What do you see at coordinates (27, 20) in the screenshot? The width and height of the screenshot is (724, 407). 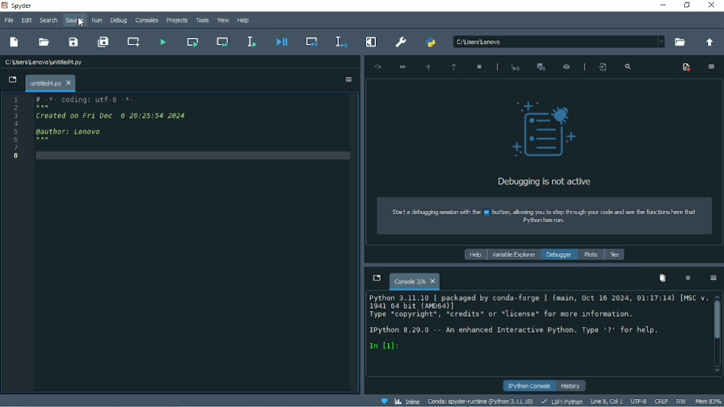 I see `Edit` at bounding box center [27, 20].